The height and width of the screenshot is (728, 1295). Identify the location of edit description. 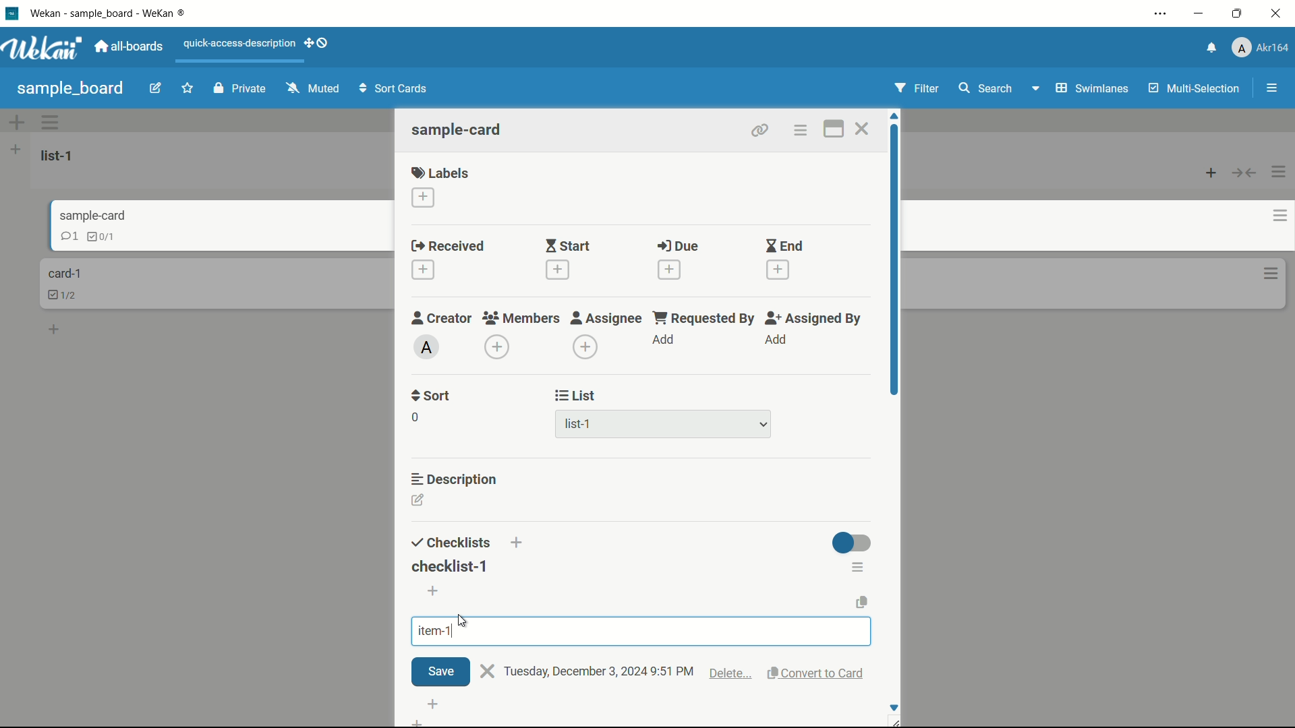
(419, 499).